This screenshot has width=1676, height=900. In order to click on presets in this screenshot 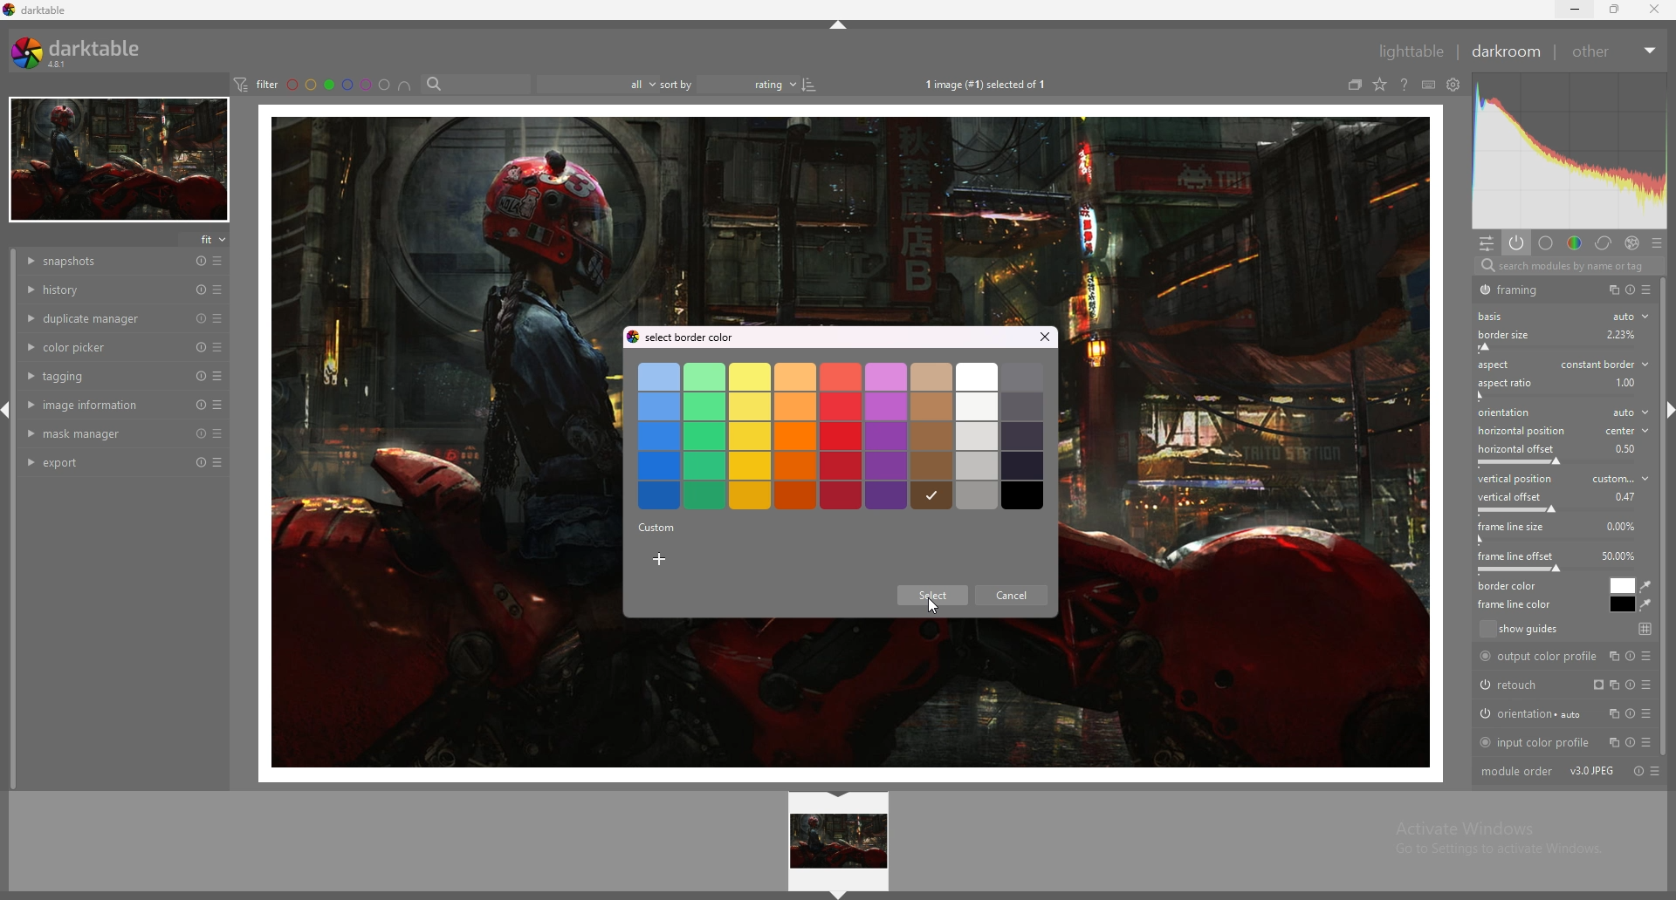, I will do `click(218, 318)`.